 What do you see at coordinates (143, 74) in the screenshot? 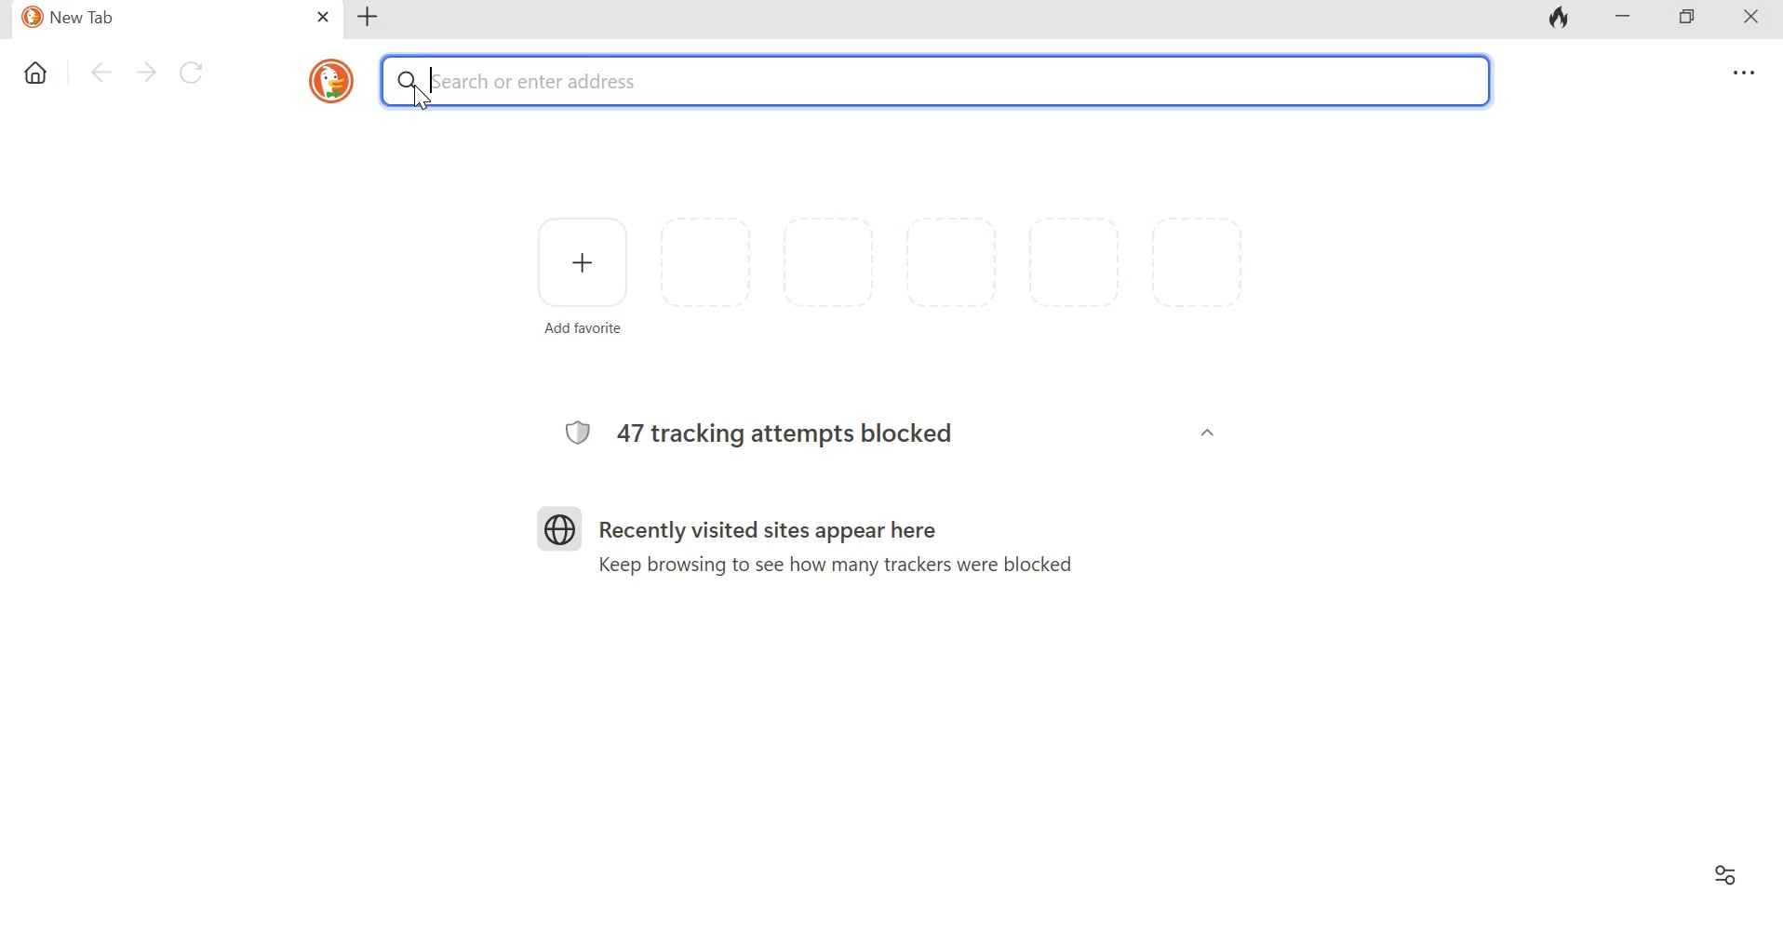
I see `Go forward one page` at bounding box center [143, 74].